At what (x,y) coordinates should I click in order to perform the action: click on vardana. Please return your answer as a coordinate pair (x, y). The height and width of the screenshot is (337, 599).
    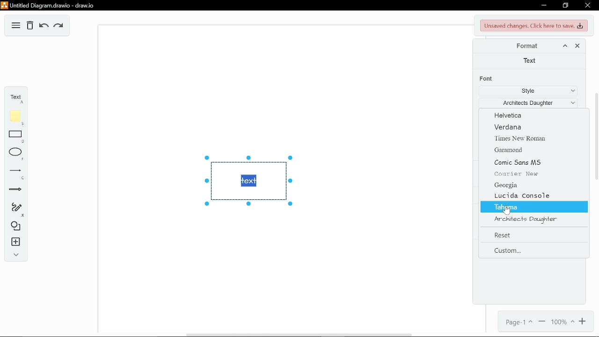
    Looking at the image, I should click on (529, 127).